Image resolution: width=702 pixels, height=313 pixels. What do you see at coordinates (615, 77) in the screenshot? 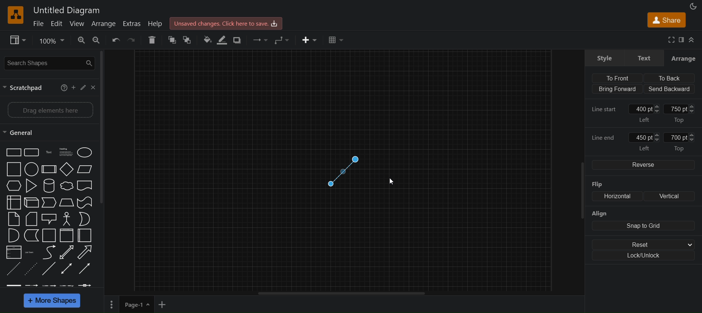
I see `to front` at bounding box center [615, 77].